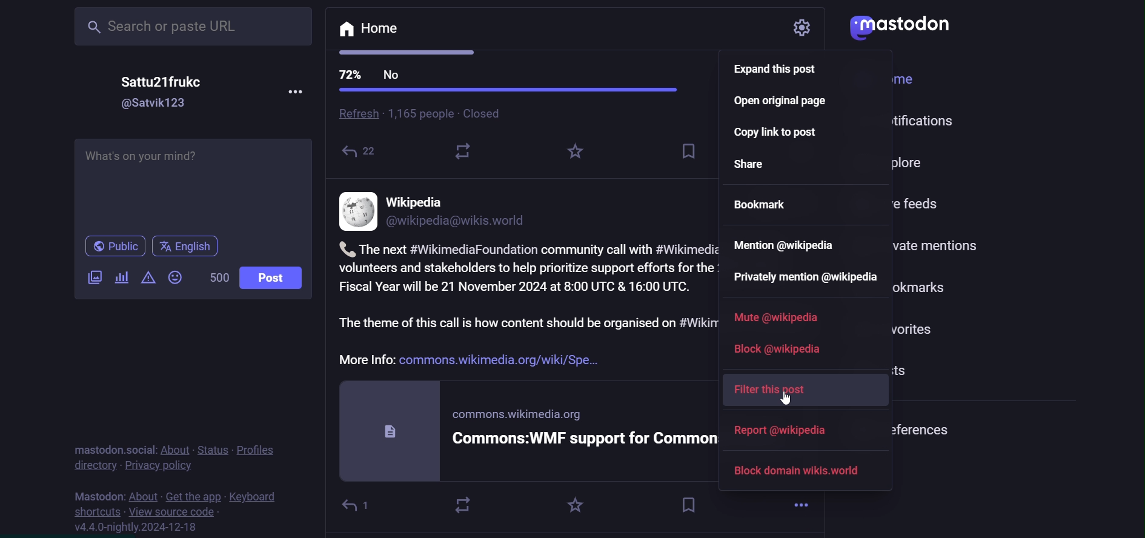 This screenshot has width=1145, height=538. I want to click on english, so click(185, 246).